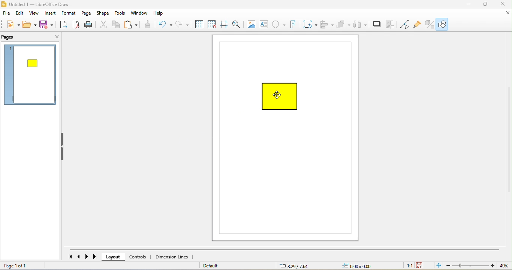  I want to click on snap to grid, so click(213, 24).